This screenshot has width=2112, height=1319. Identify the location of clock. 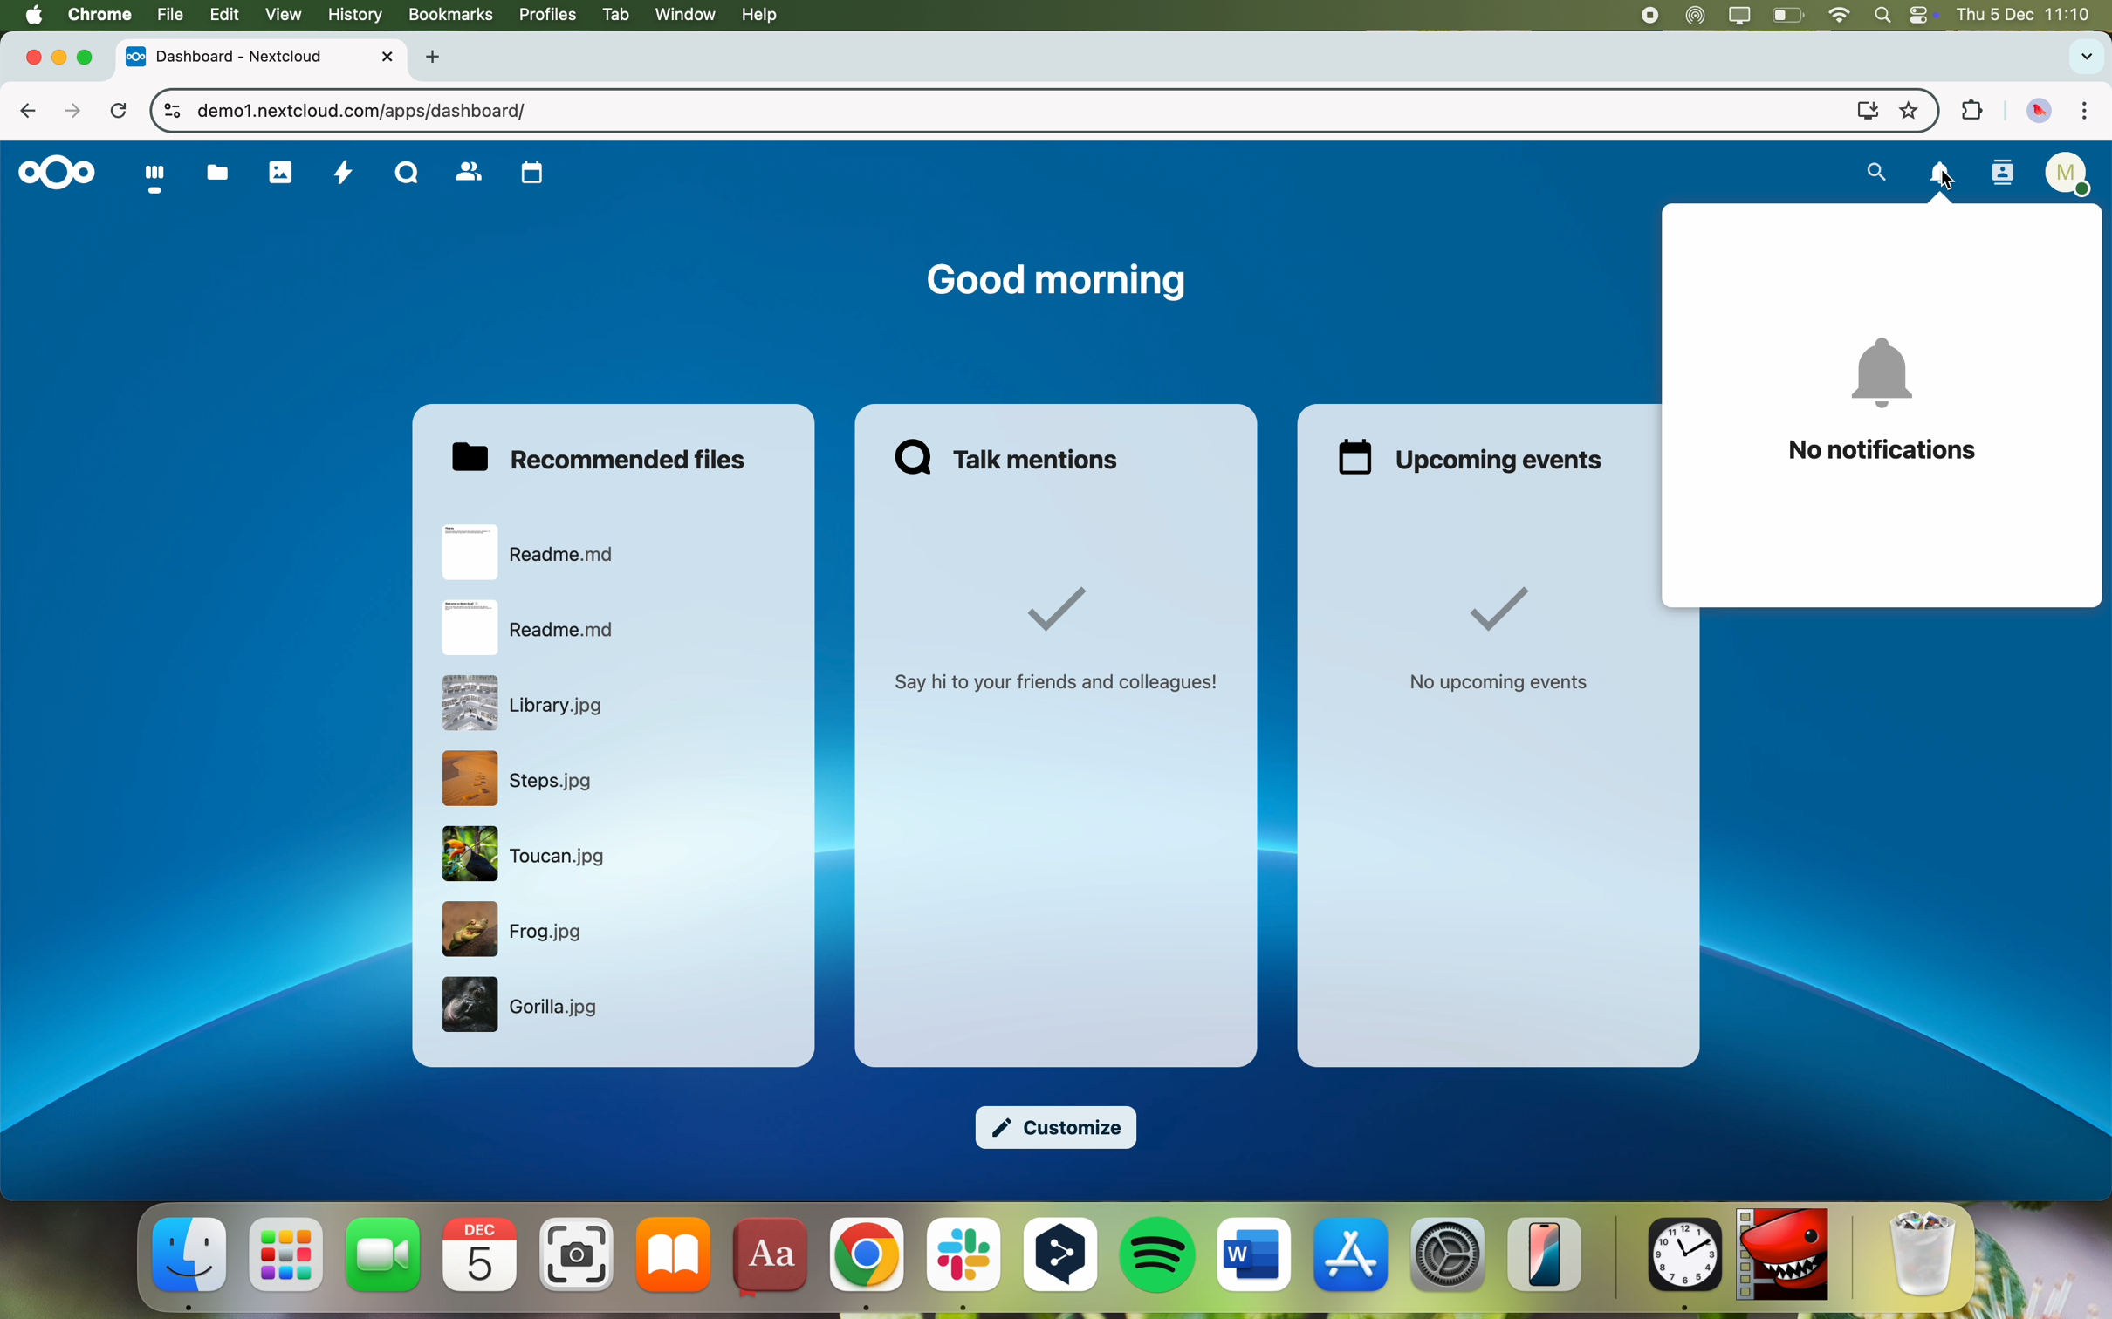
(1680, 1267).